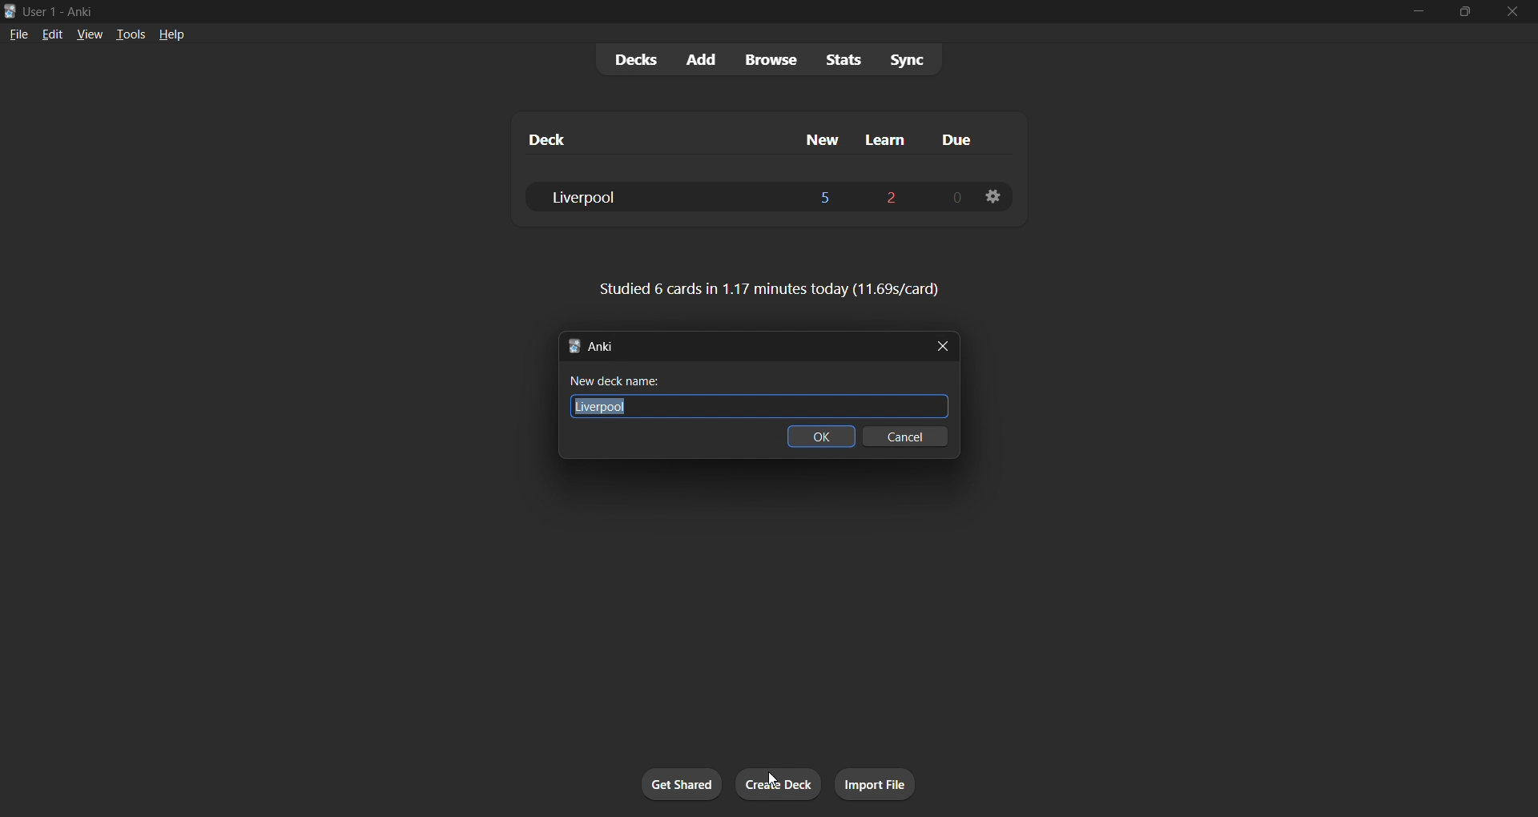 The height and width of the screenshot is (817, 1538). Describe the element at coordinates (962, 143) in the screenshot. I see `due cards column` at that location.